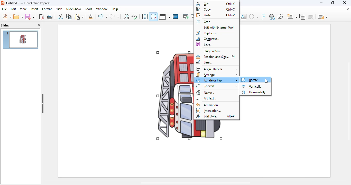  Describe the element at coordinates (175, 16) in the screenshot. I see `master slide` at that location.